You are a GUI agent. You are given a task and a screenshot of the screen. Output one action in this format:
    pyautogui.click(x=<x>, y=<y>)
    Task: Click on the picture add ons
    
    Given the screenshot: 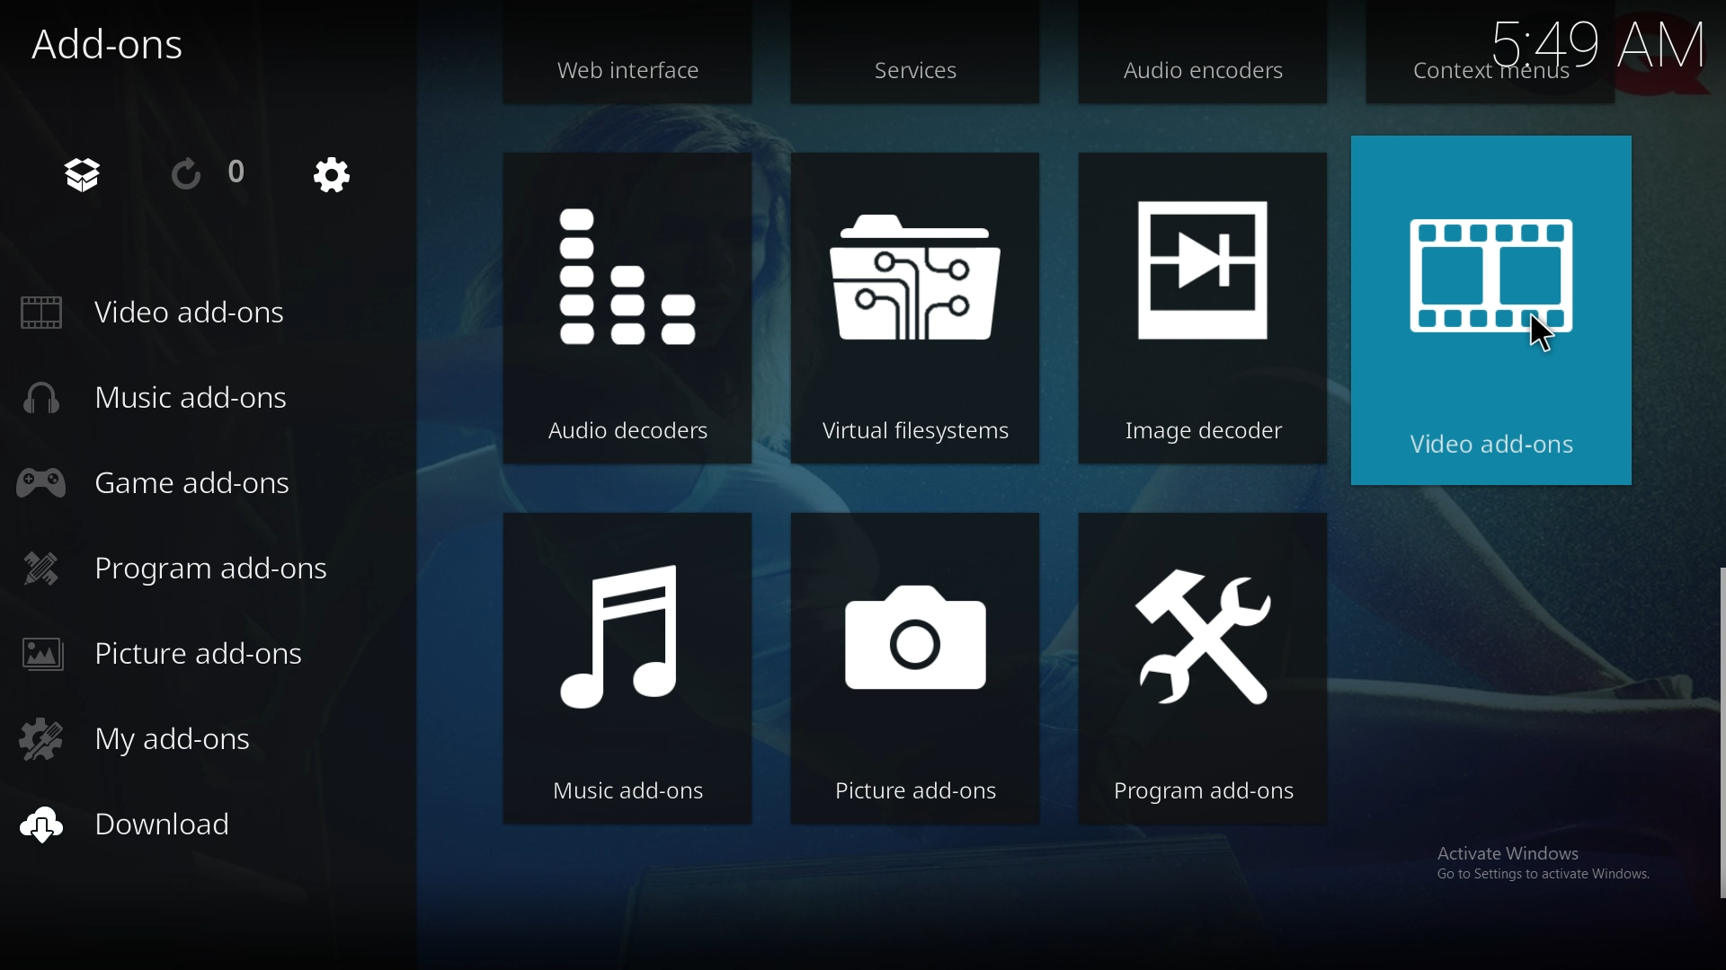 What is the action you would take?
    pyautogui.click(x=178, y=654)
    